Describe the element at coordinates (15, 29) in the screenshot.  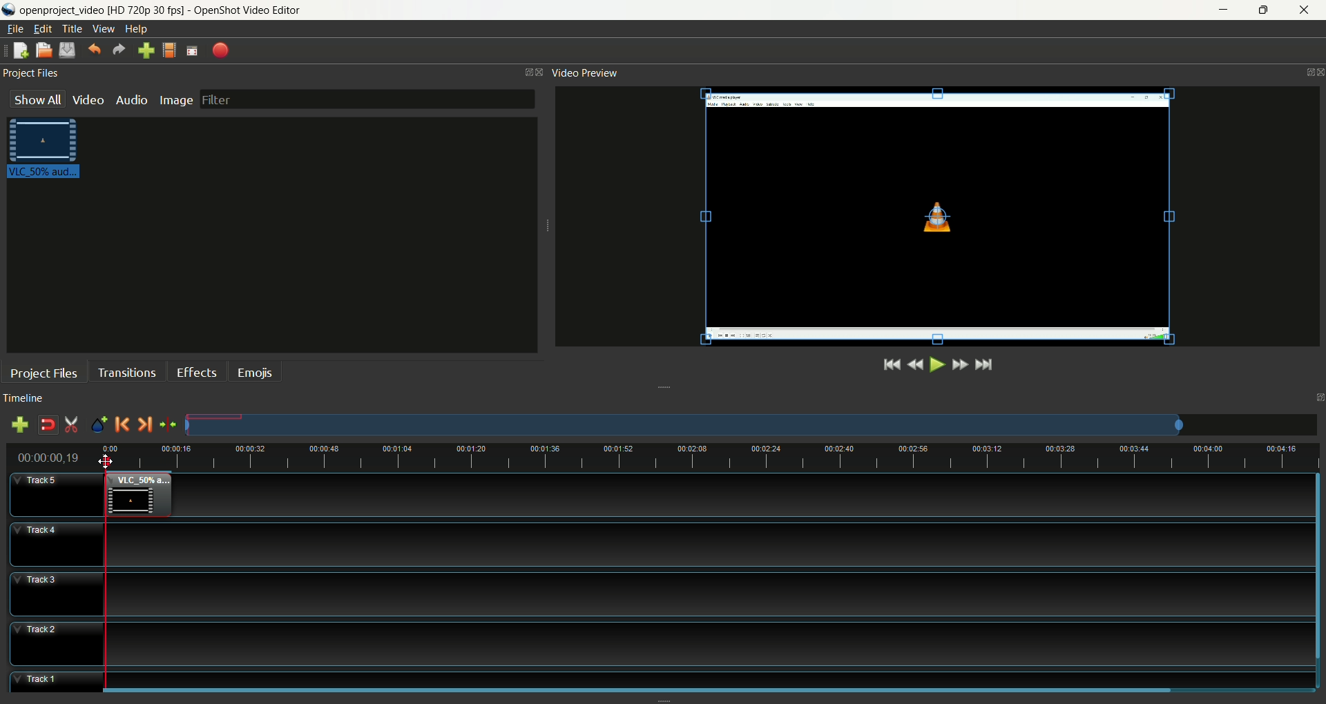
I see `file` at that location.